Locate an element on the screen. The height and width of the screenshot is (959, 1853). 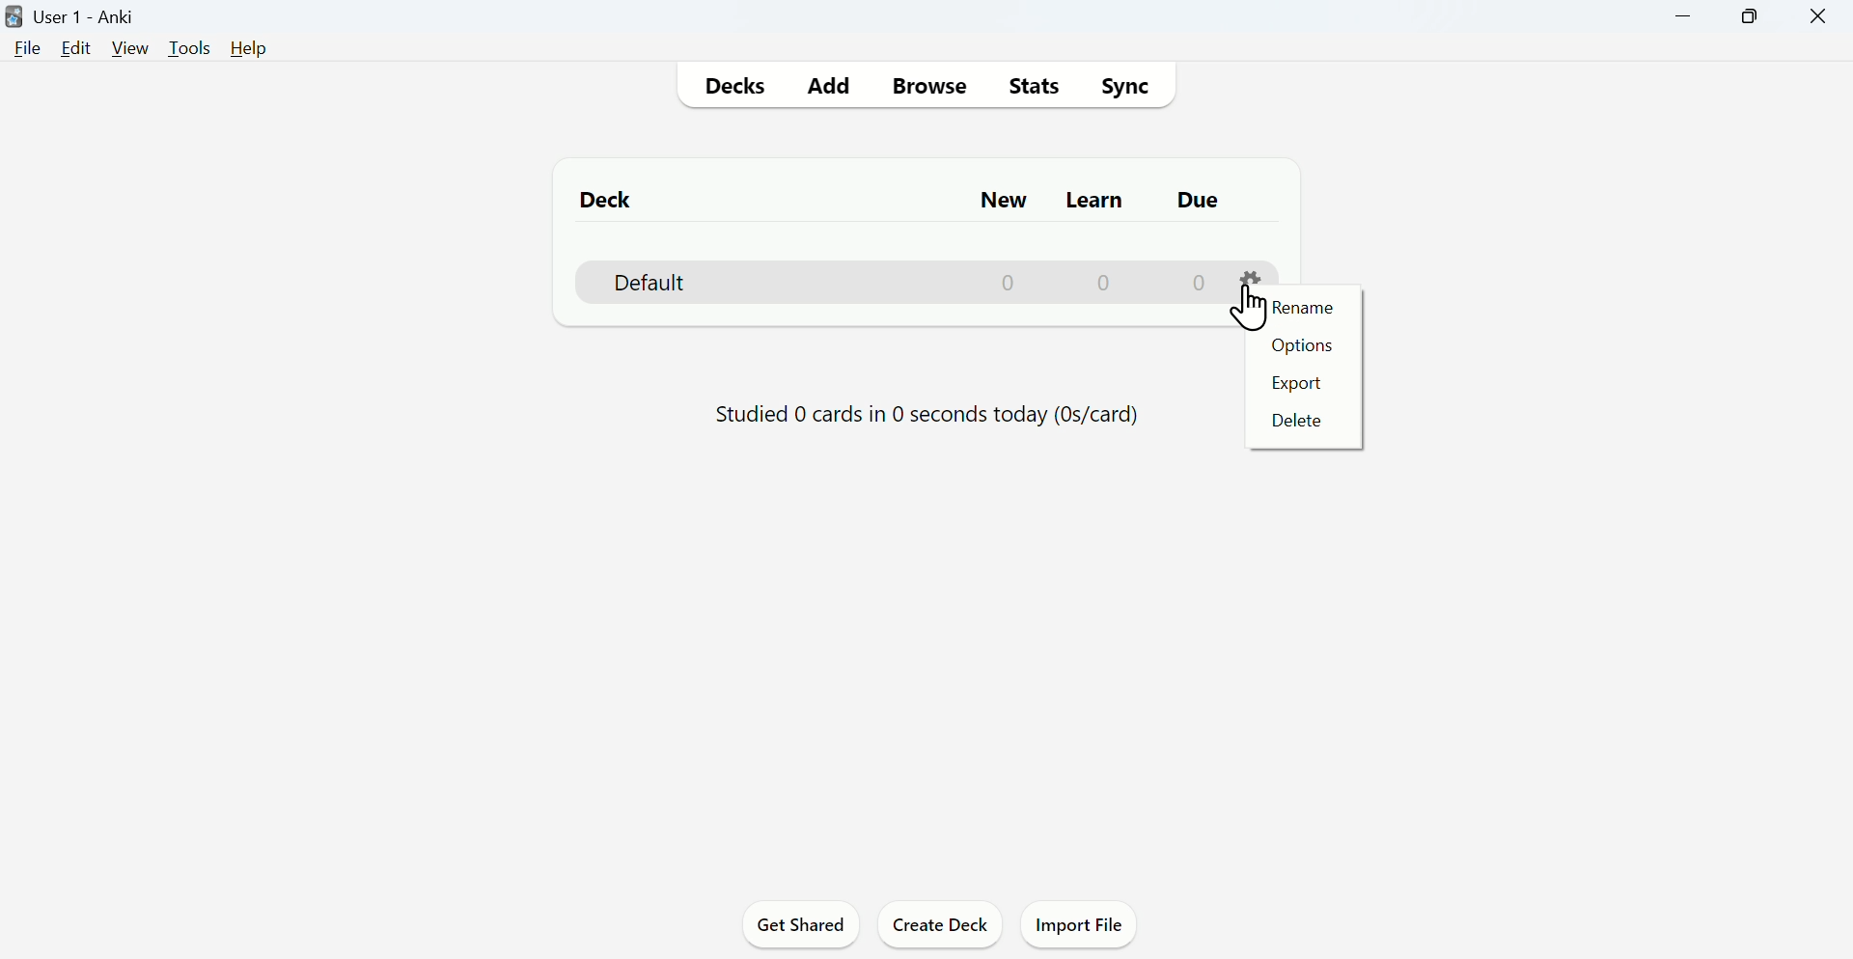
Options is located at coordinates (1301, 347).